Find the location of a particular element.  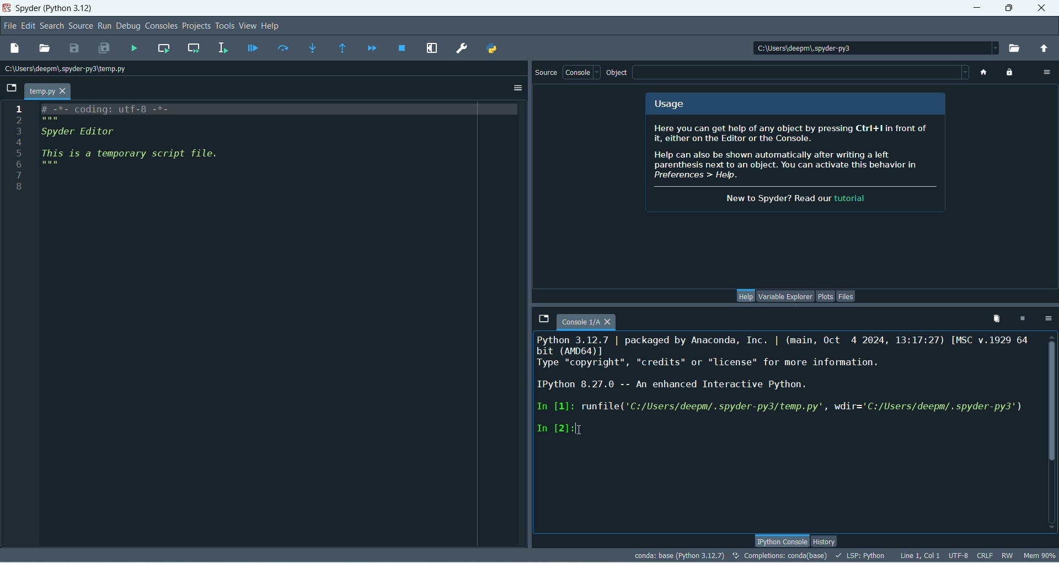

options is located at coordinates (518, 88).